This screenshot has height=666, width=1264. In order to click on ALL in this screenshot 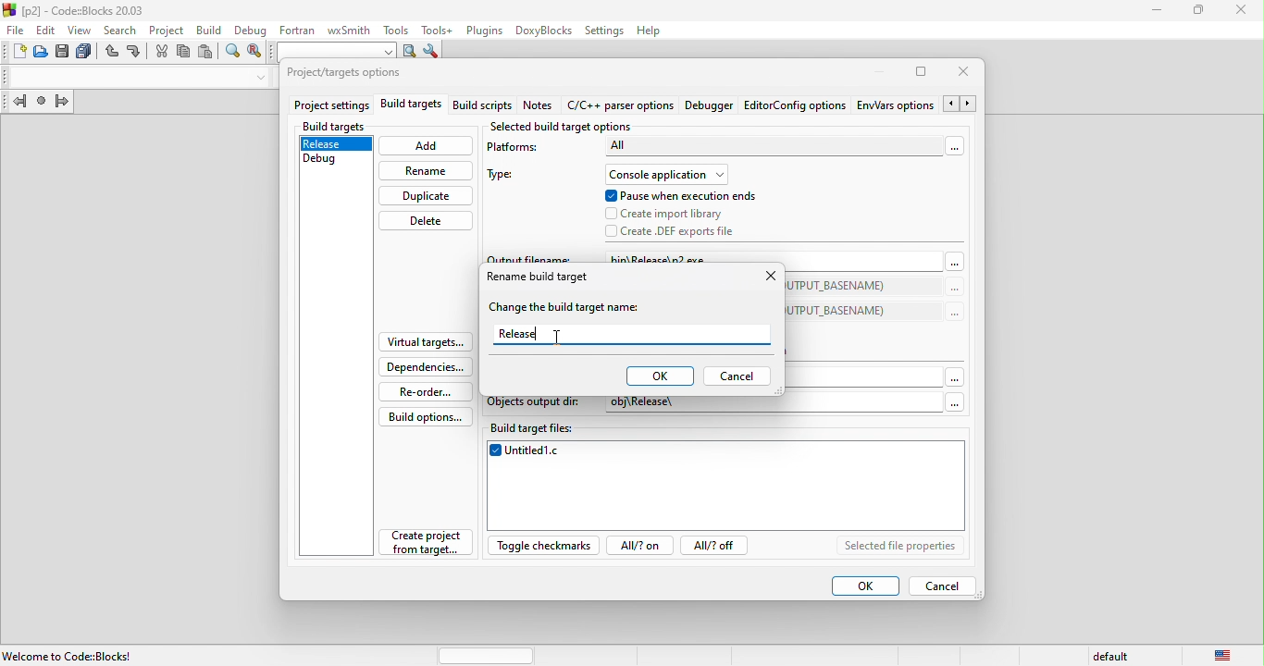, I will do `click(694, 146)`.